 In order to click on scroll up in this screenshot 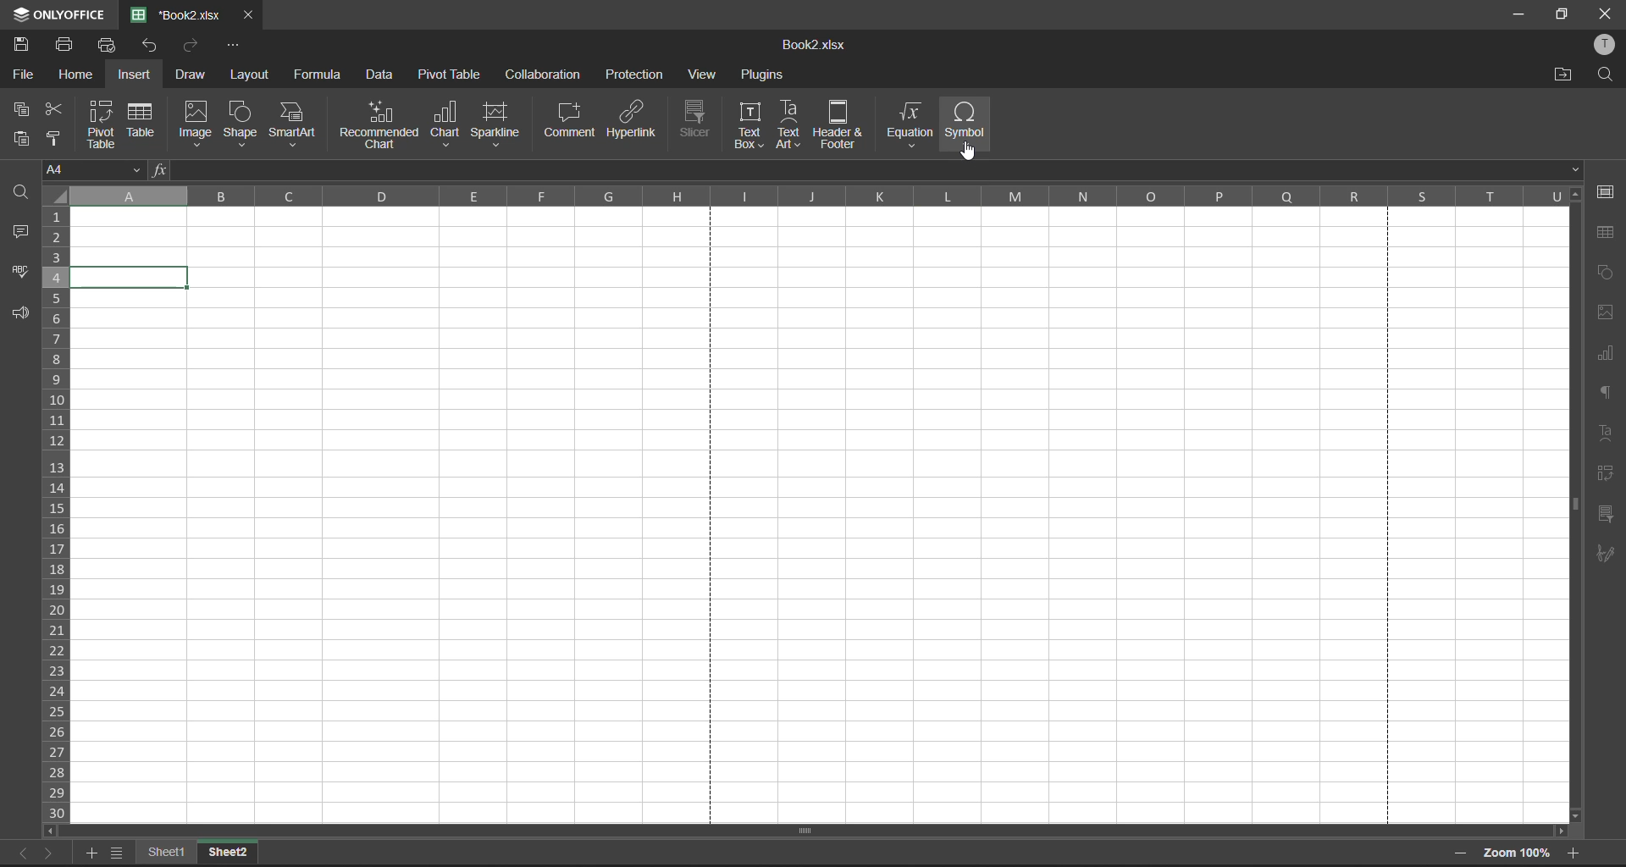, I will do `click(1576, 196)`.